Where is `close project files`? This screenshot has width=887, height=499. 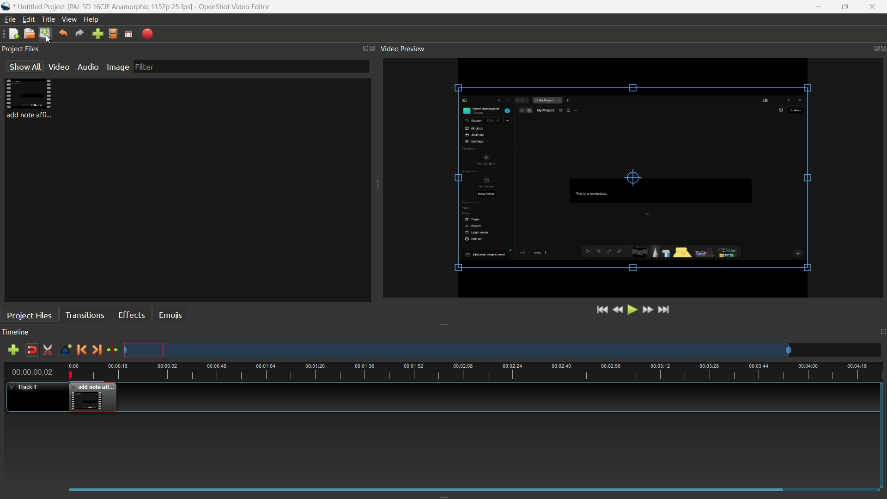
close project files is located at coordinates (372, 48).